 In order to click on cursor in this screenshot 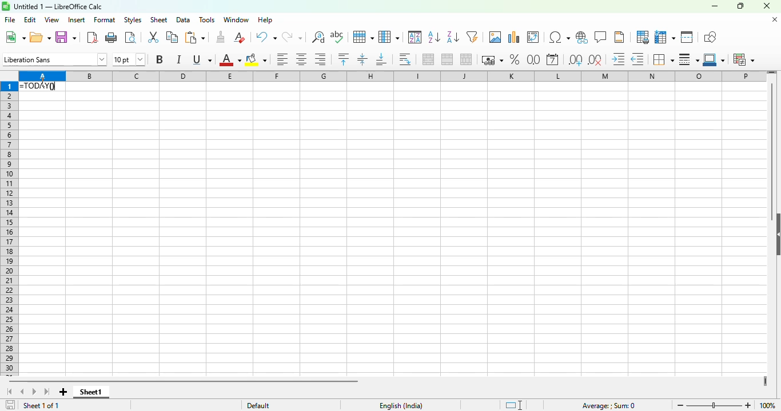, I will do `click(43, 81)`.